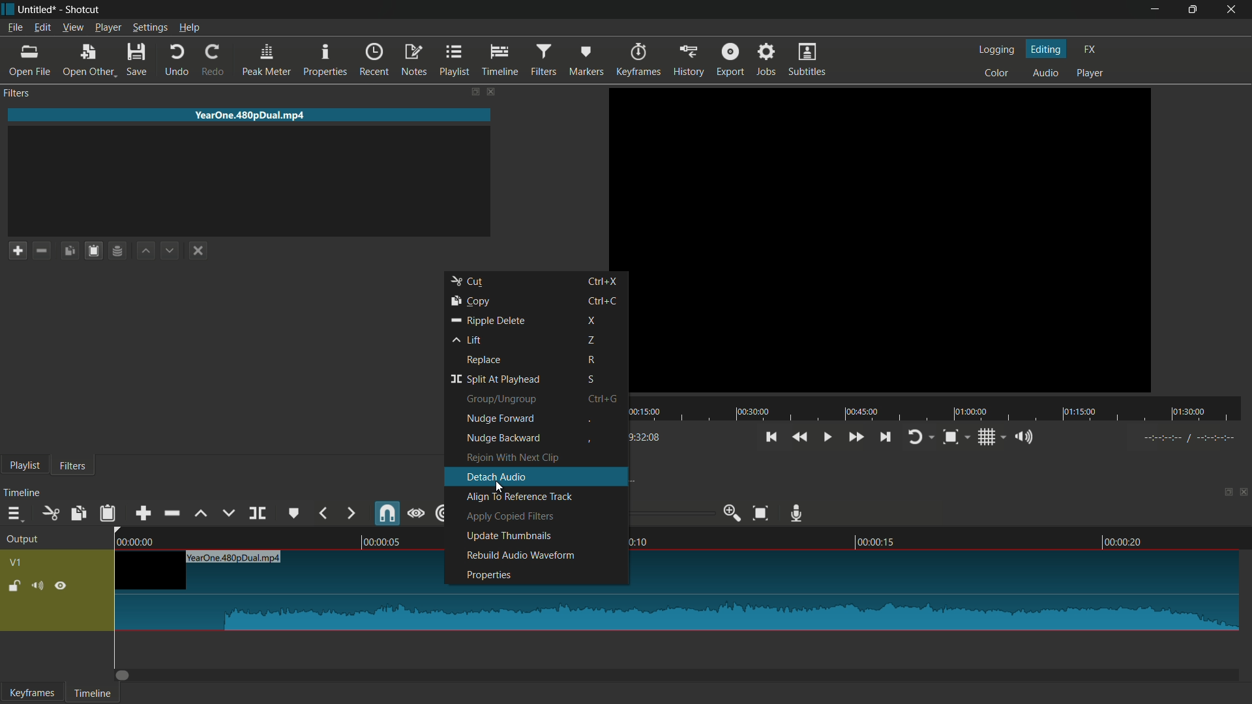 Image resolution: width=1252 pixels, height=704 pixels. What do you see at coordinates (601, 400) in the screenshot?
I see `keyboard shortcut` at bounding box center [601, 400].